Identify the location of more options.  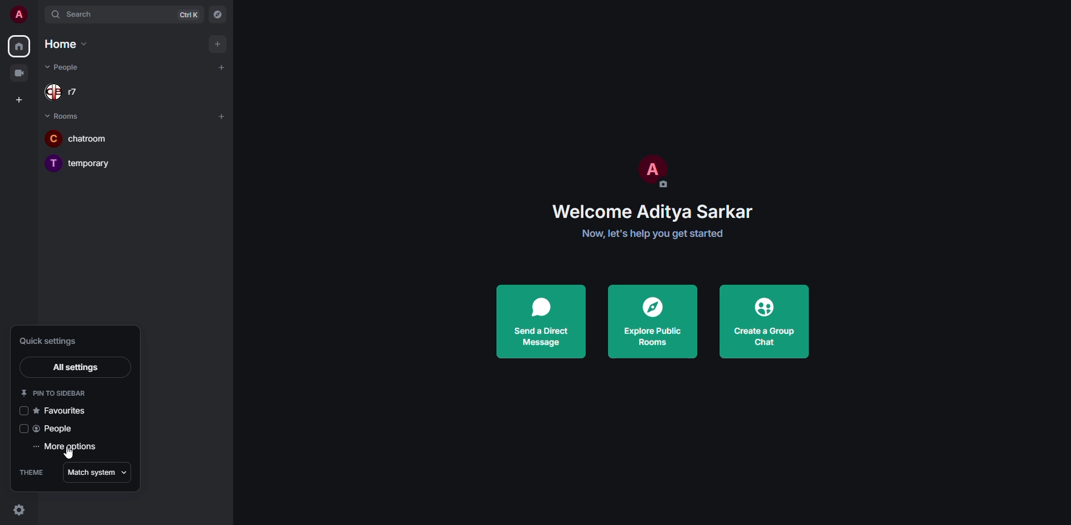
(67, 448).